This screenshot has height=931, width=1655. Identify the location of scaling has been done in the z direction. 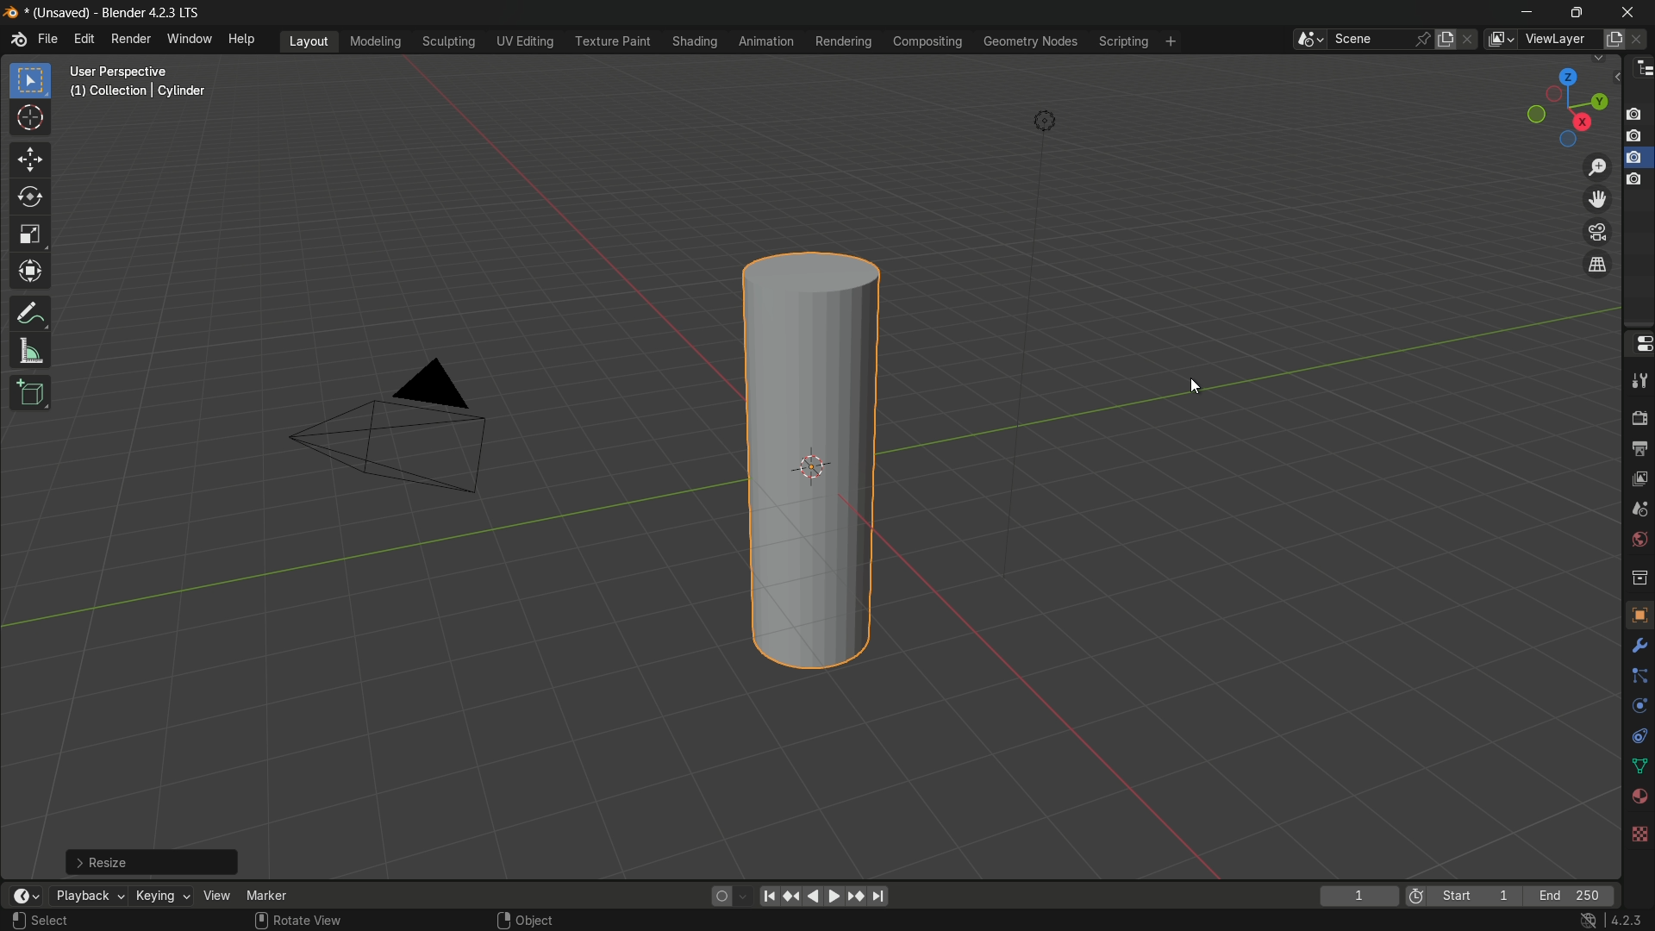
(803, 451).